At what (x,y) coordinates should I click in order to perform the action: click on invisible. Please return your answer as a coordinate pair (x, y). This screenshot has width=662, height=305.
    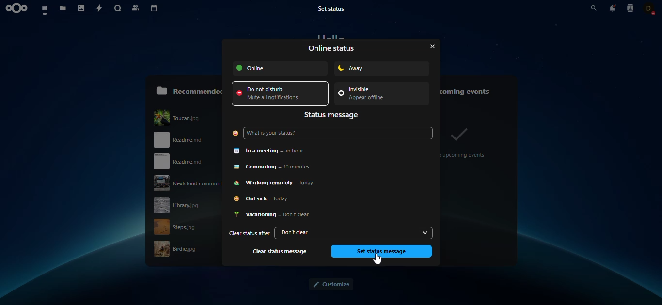
    Looking at the image, I should click on (376, 94).